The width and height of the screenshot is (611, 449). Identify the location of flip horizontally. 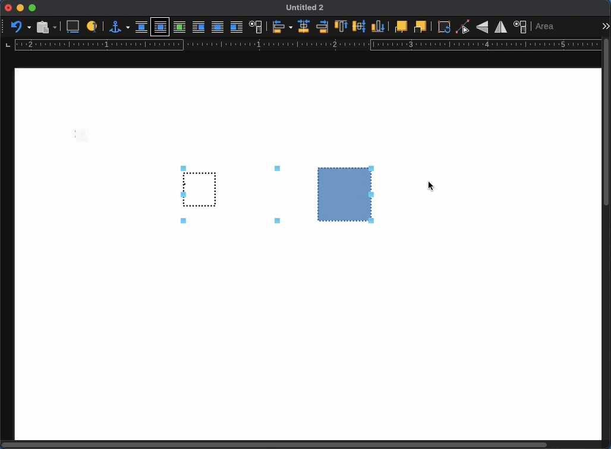
(500, 28).